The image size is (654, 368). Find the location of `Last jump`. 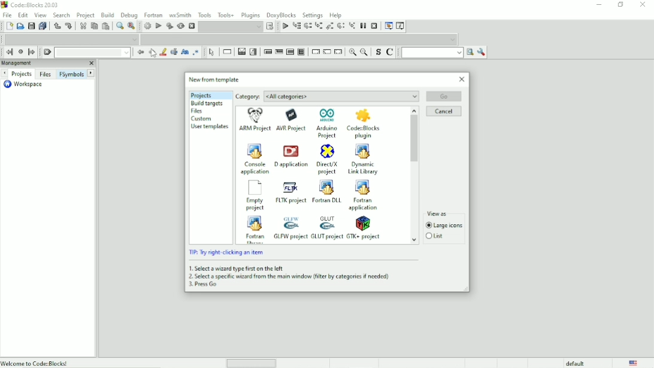

Last jump is located at coordinates (20, 52).